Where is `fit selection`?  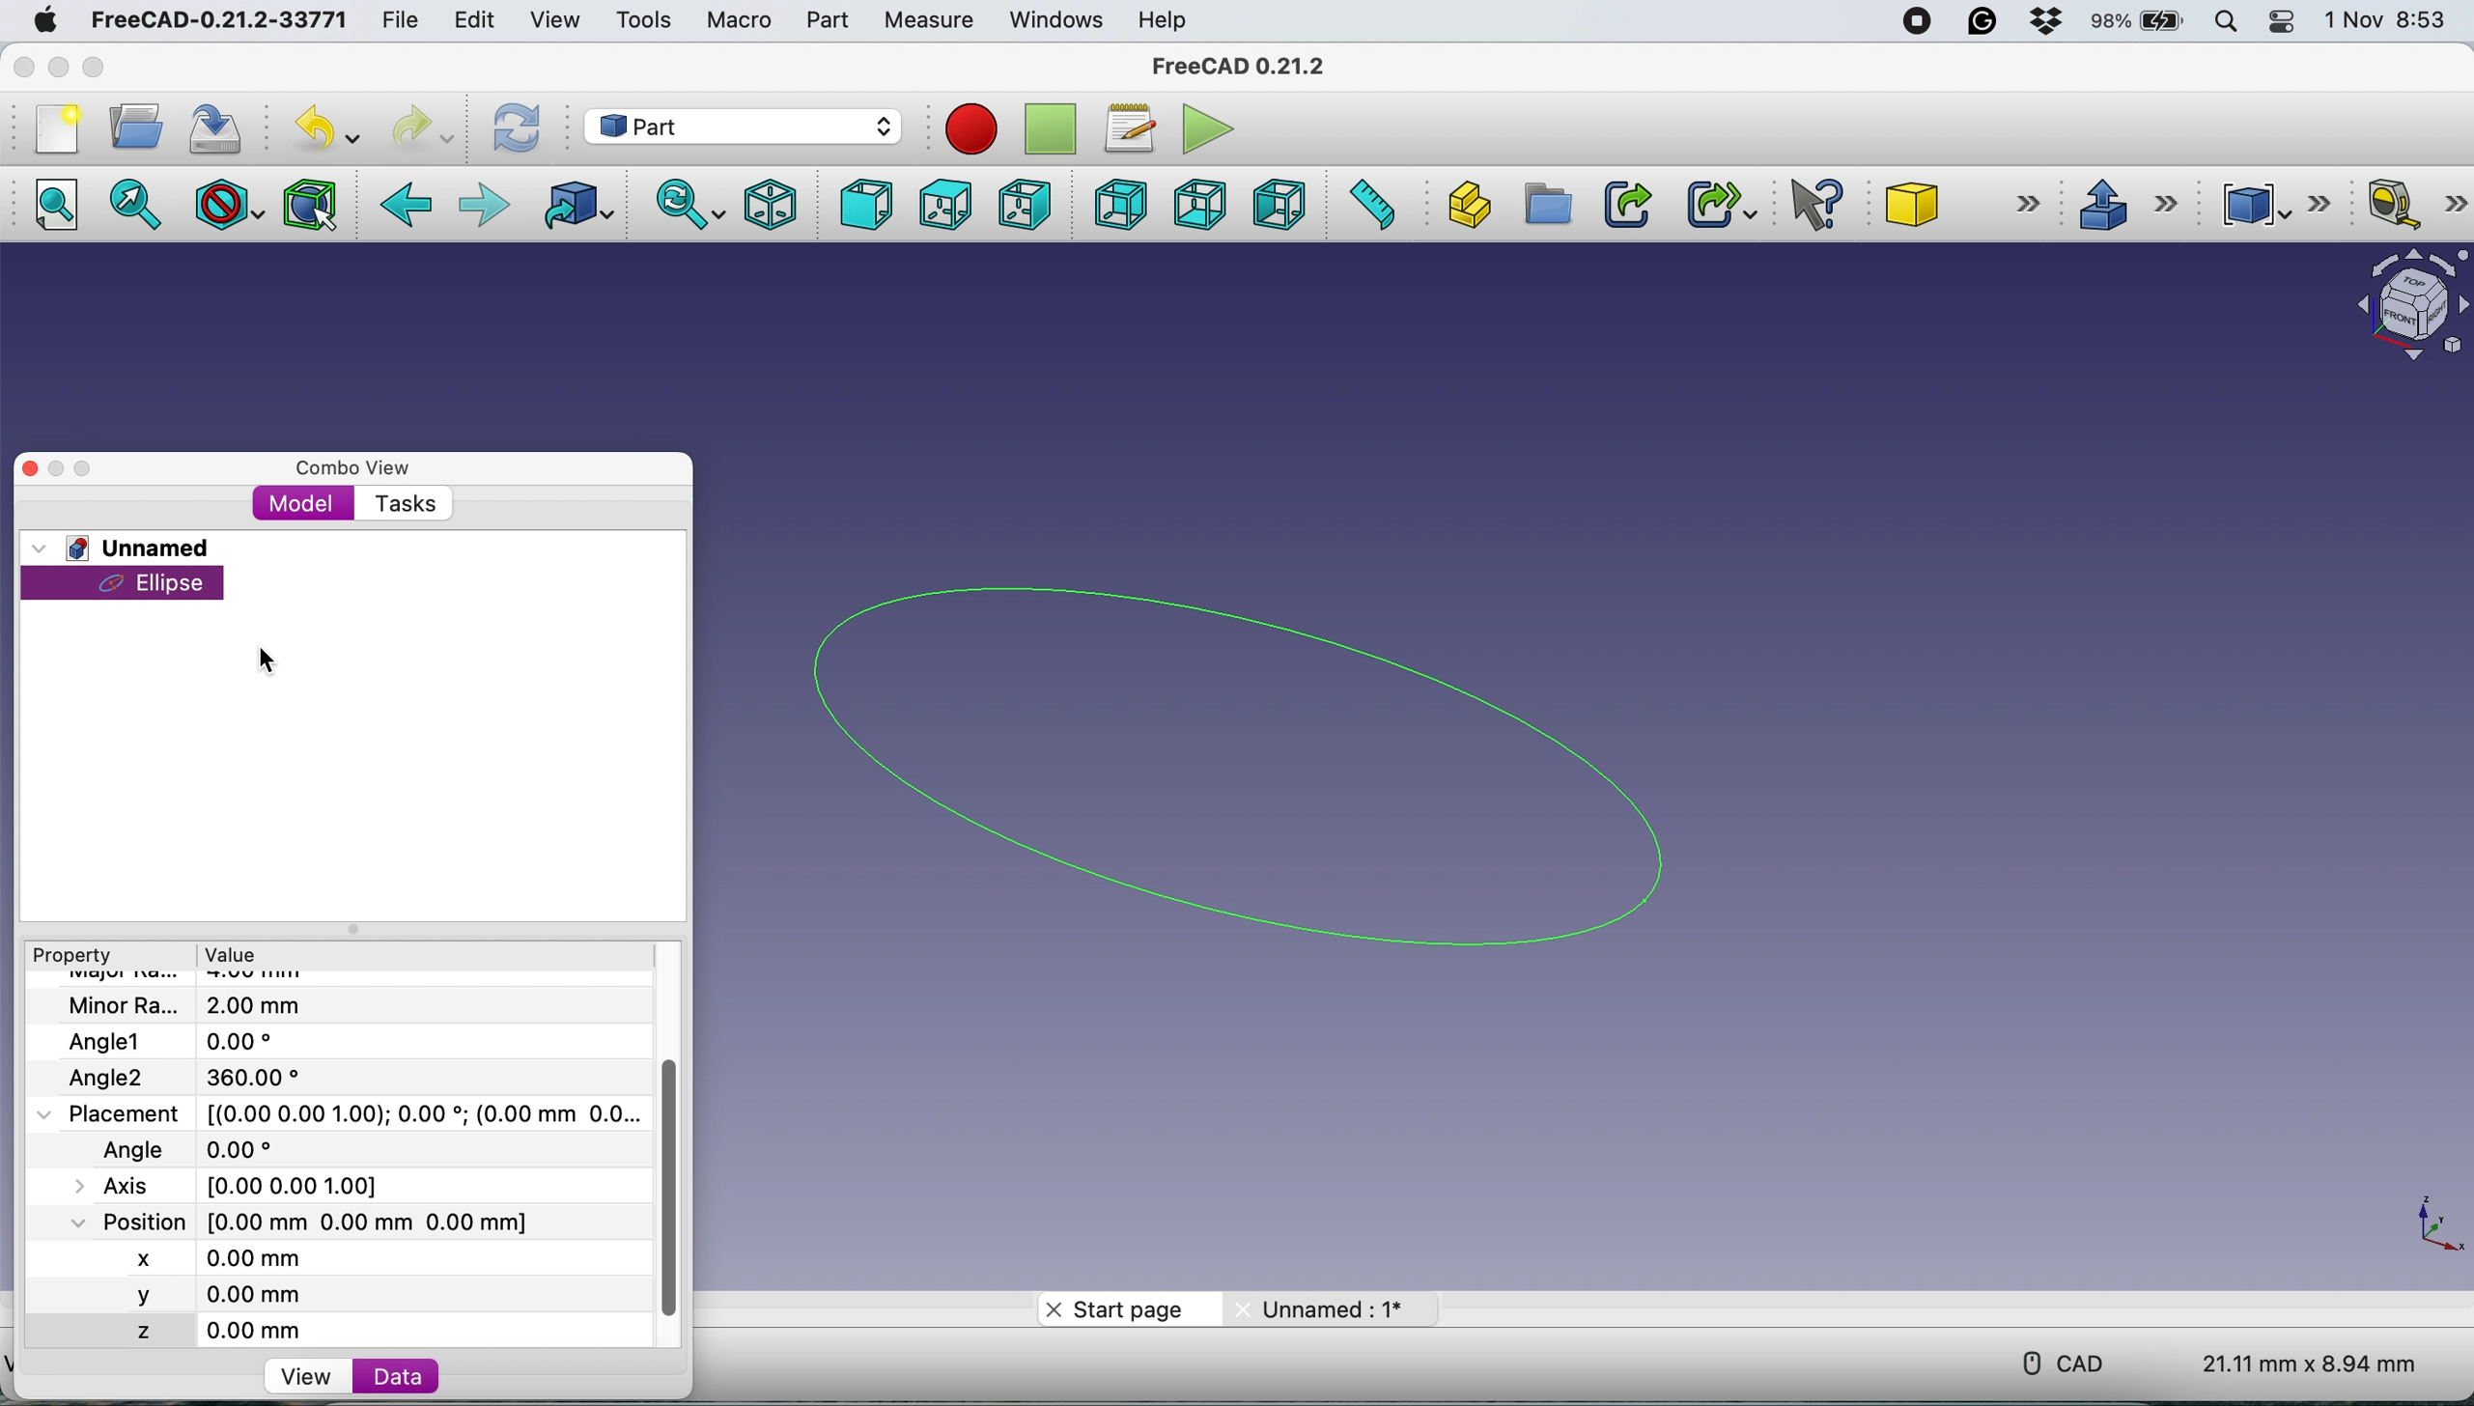 fit selection is located at coordinates (136, 204).